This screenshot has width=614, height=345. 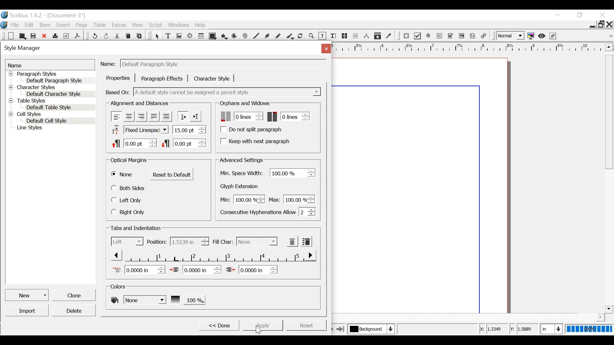 I want to click on Align Justified, so click(x=153, y=116).